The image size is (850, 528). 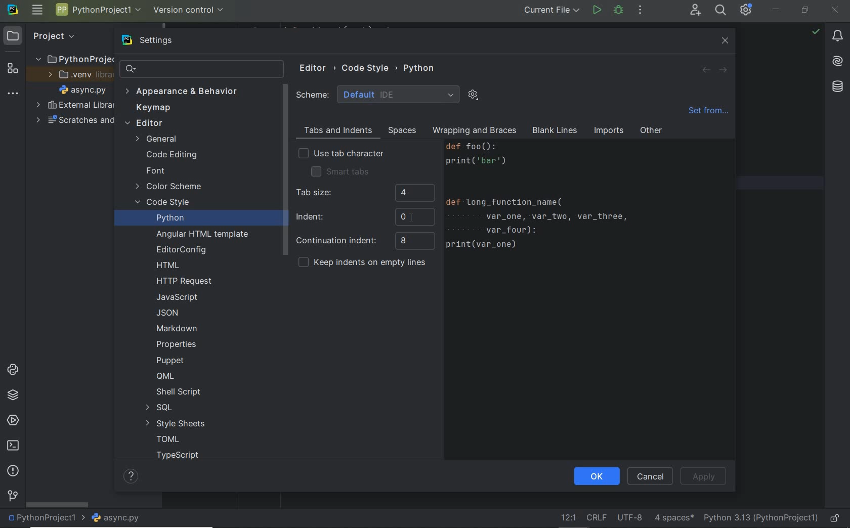 What do you see at coordinates (651, 133) in the screenshot?
I see `other` at bounding box center [651, 133].